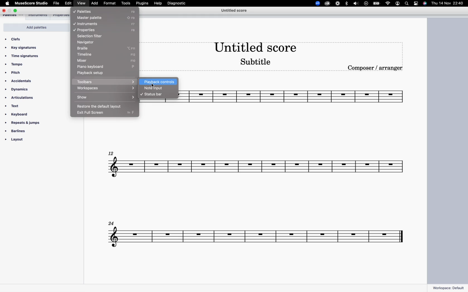  What do you see at coordinates (377, 70) in the screenshot?
I see `composer / arranger` at bounding box center [377, 70].